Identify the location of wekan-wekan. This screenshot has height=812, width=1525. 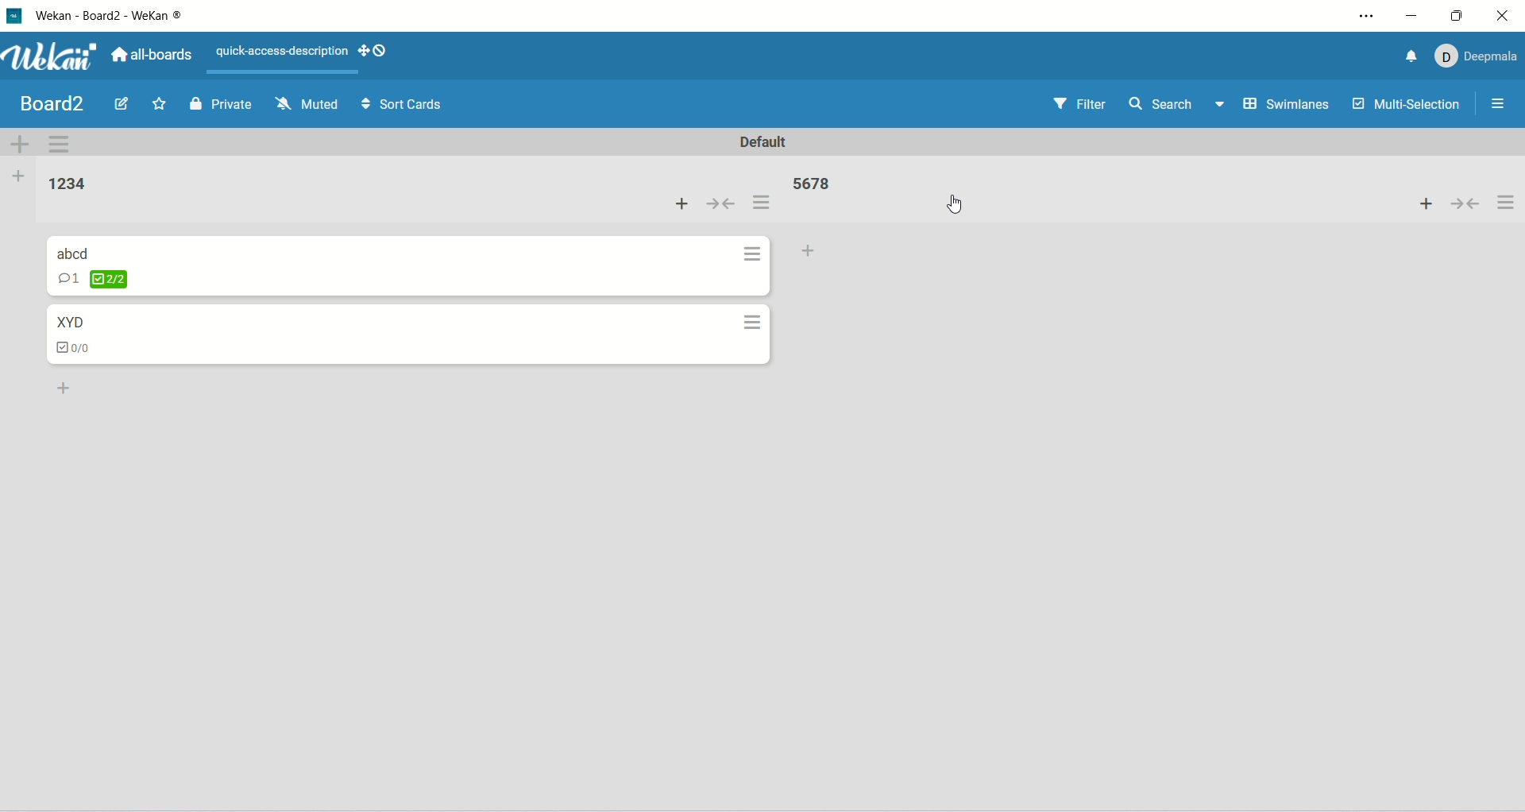
(109, 18).